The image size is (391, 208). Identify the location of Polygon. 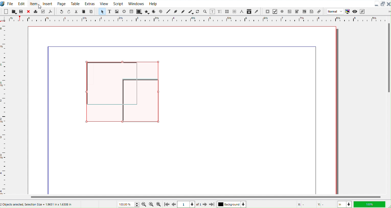
(147, 12).